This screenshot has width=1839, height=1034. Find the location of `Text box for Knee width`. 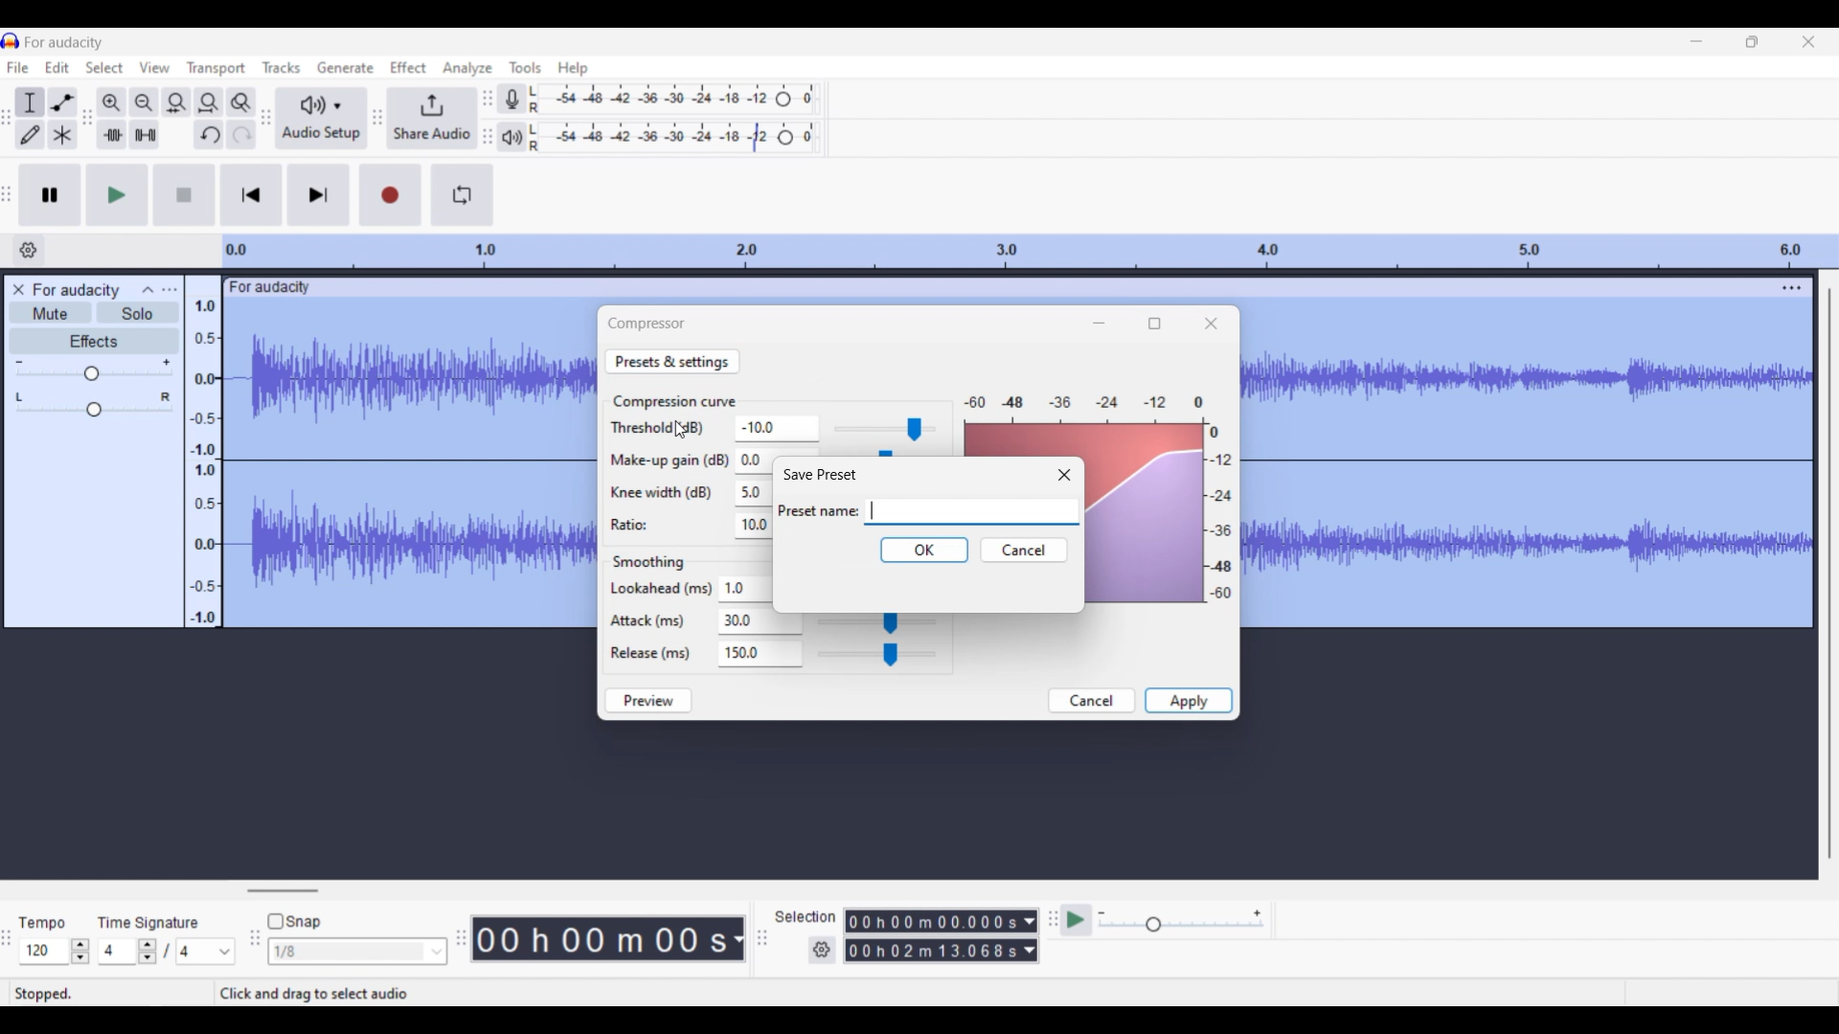

Text box for Knee width is located at coordinates (751, 493).